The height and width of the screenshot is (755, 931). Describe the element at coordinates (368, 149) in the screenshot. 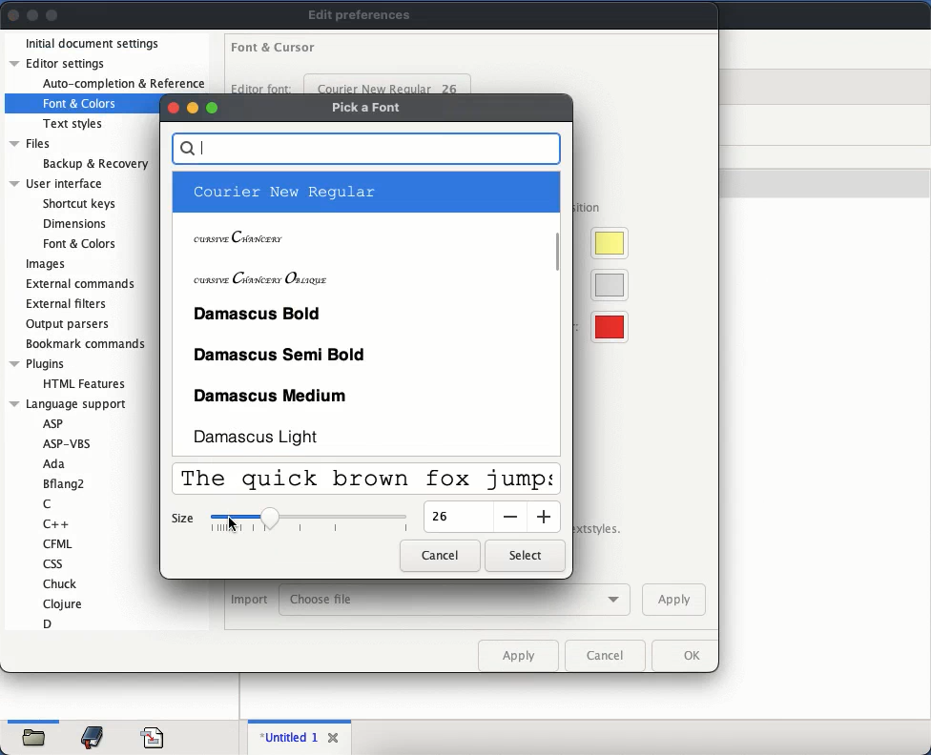

I see `search` at that location.